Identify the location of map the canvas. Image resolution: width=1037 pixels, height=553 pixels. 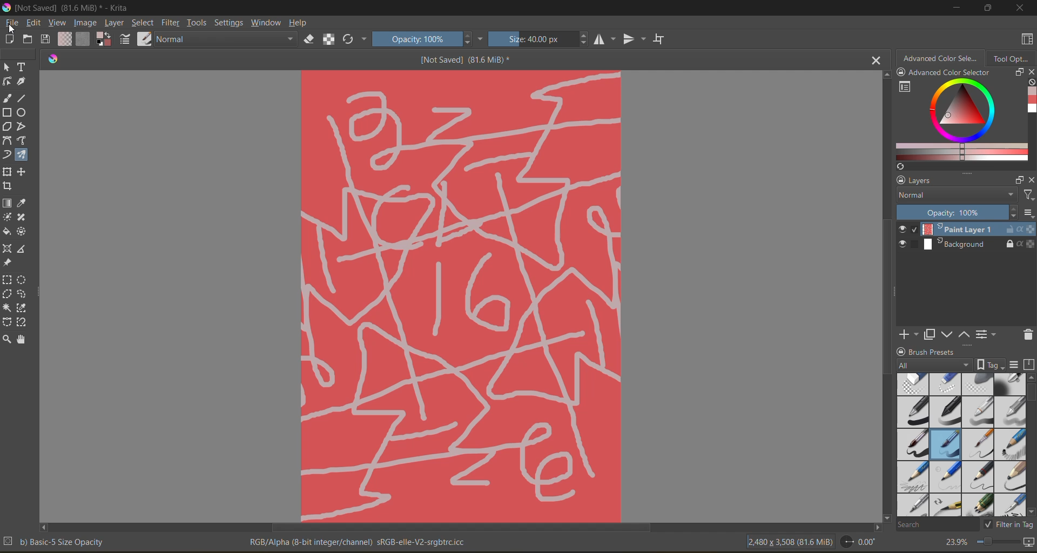
(1030, 544).